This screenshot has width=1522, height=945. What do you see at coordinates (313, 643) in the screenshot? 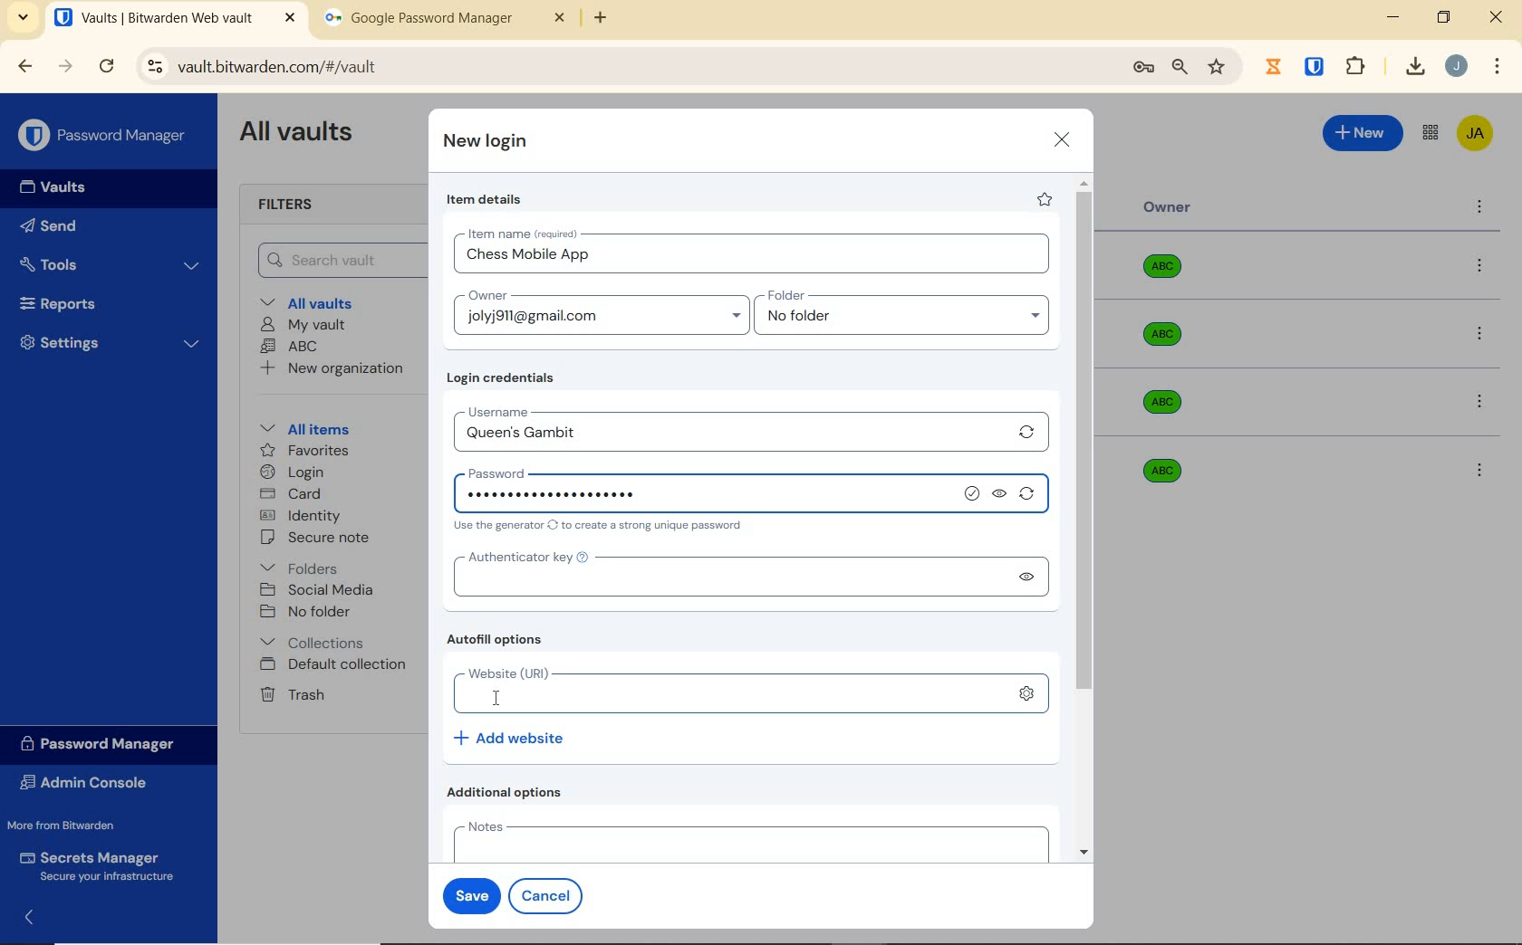
I see `collection` at bounding box center [313, 643].